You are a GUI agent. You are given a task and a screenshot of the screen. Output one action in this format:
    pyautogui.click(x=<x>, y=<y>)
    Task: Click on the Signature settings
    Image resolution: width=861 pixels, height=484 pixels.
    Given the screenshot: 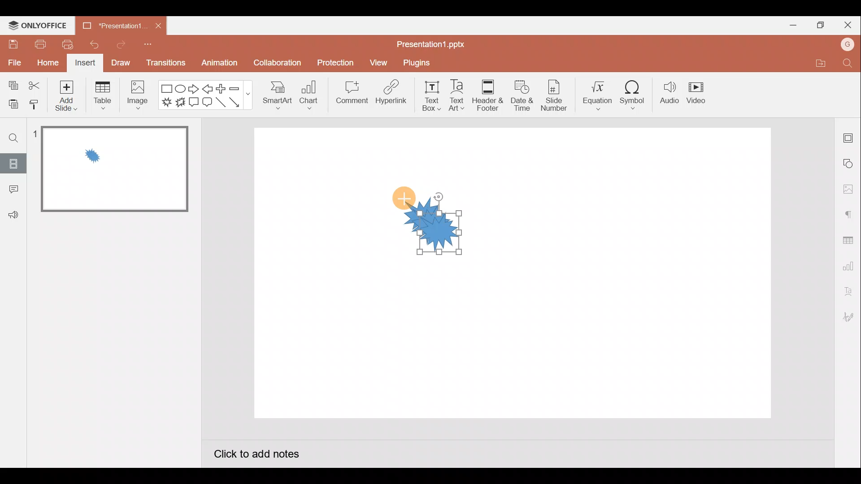 What is the action you would take?
    pyautogui.click(x=850, y=316)
    